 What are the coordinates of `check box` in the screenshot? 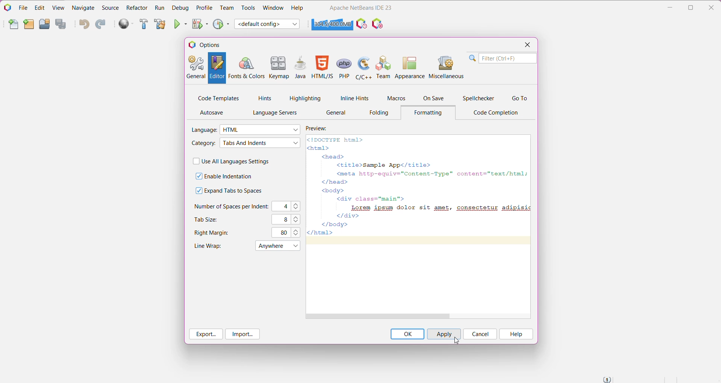 It's located at (197, 176).